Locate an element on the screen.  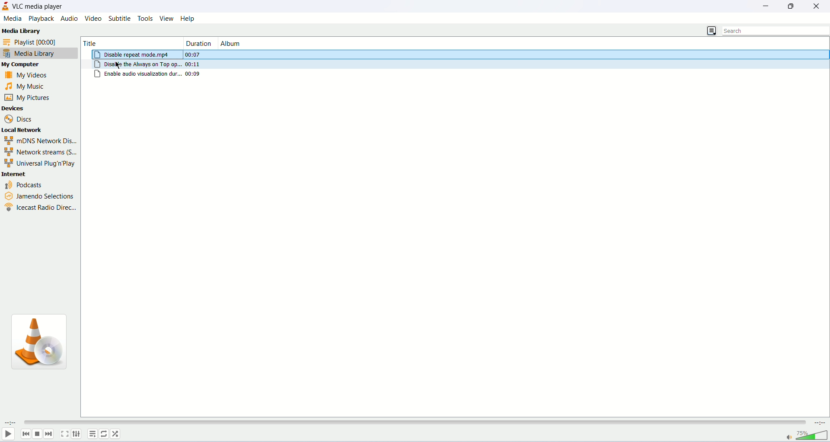
next is located at coordinates (49, 434).